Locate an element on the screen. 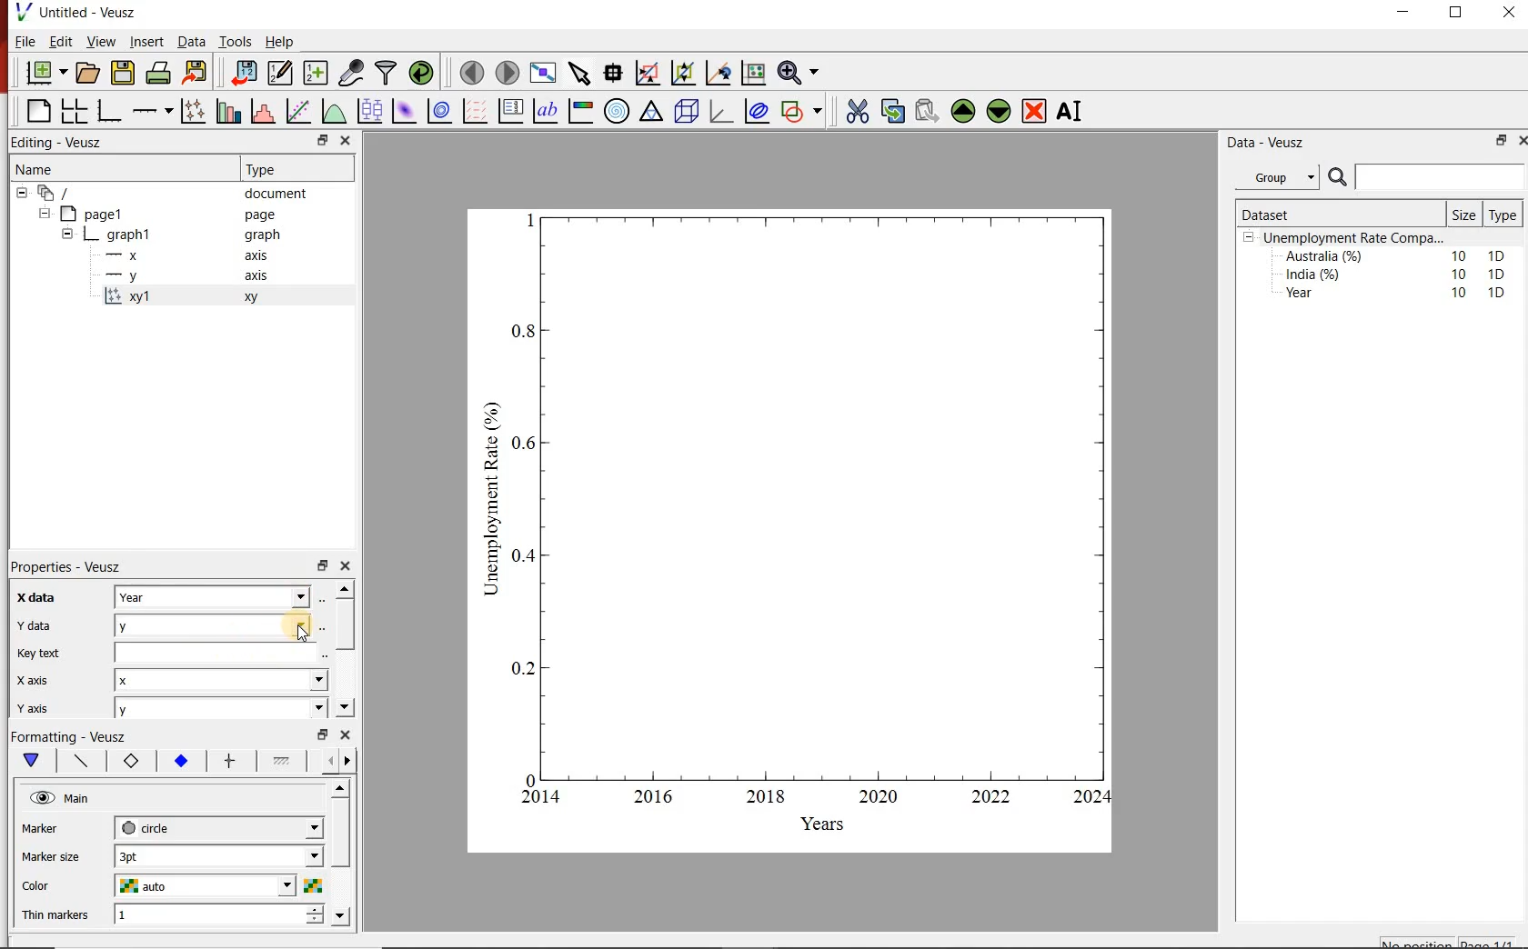  add an axis is located at coordinates (151, 111).